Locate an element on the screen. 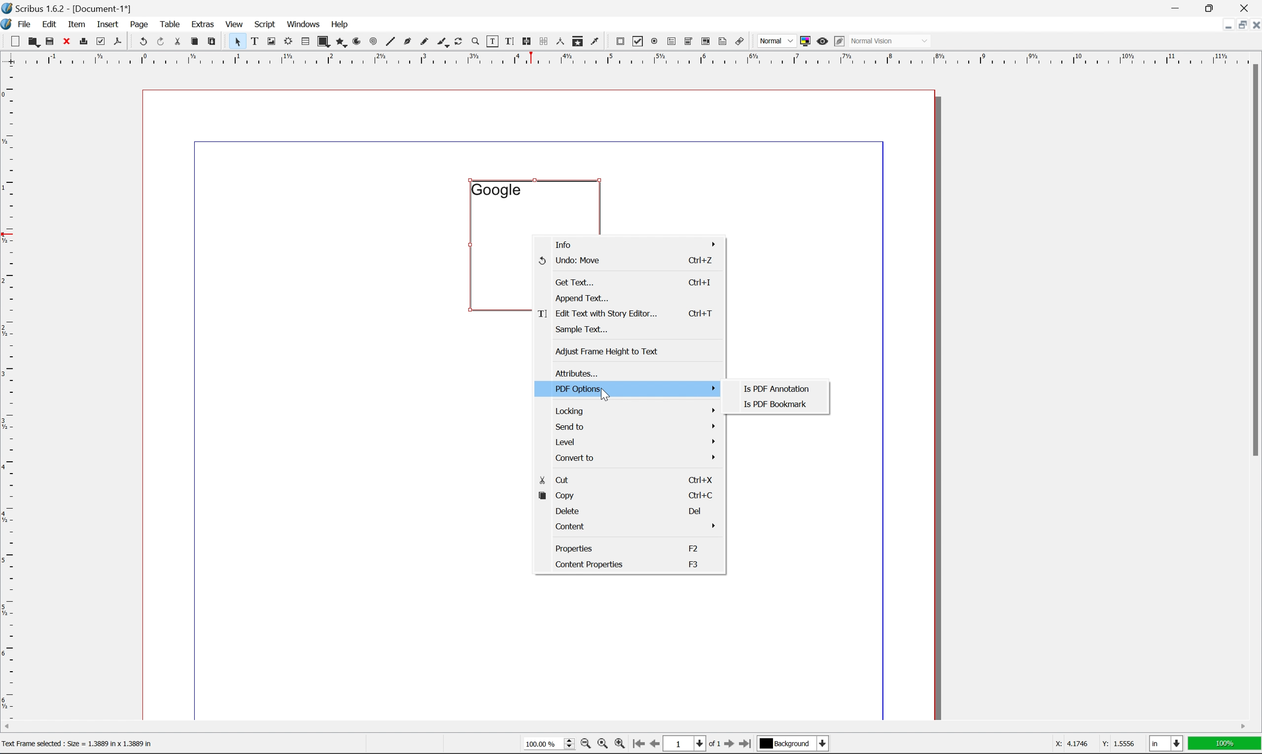 The width and height of the screenshot is (1262, 754). link text frames is located at coordinates (525, 42).